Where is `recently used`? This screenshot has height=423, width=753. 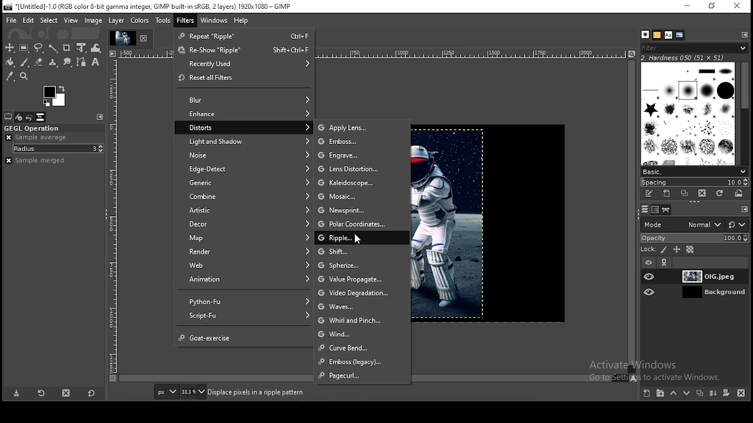 recently used is located at coordinates (246, 64).